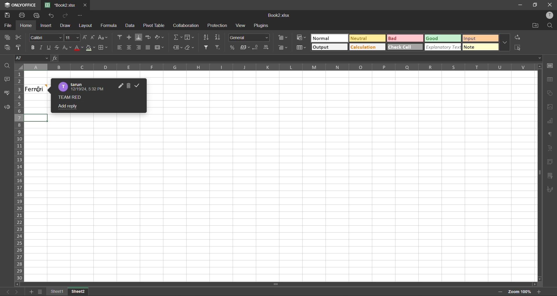 This screenshot has height=296, width=557. I want to click on insert cells, so click(284, 38).